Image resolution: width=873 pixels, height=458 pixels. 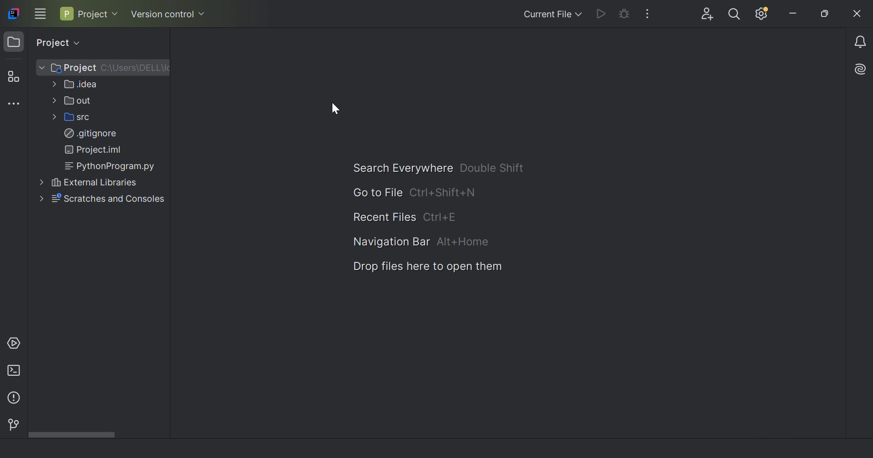 What do you see at coordinates (862, 68) in the screenshot?
I see `AI Assistant` at bounding box center [862, 68].